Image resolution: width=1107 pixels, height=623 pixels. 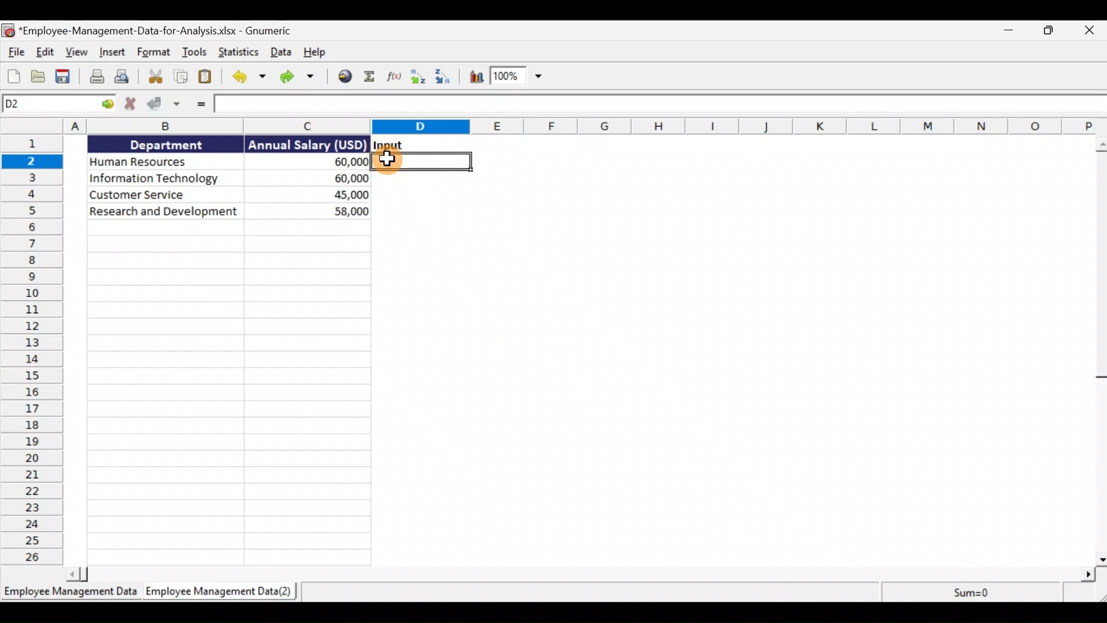 I want to click on Sheet 2, so click(x=219, y=592).